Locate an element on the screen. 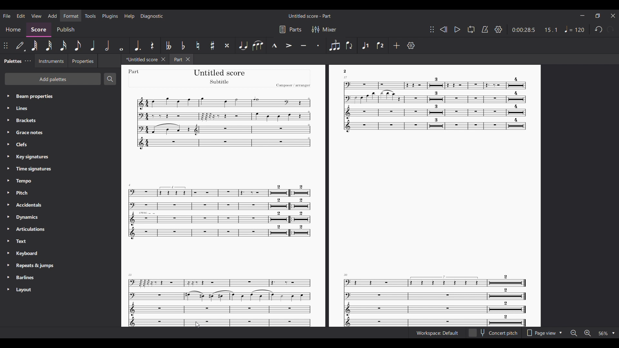   is located at coordinates (435, 299).